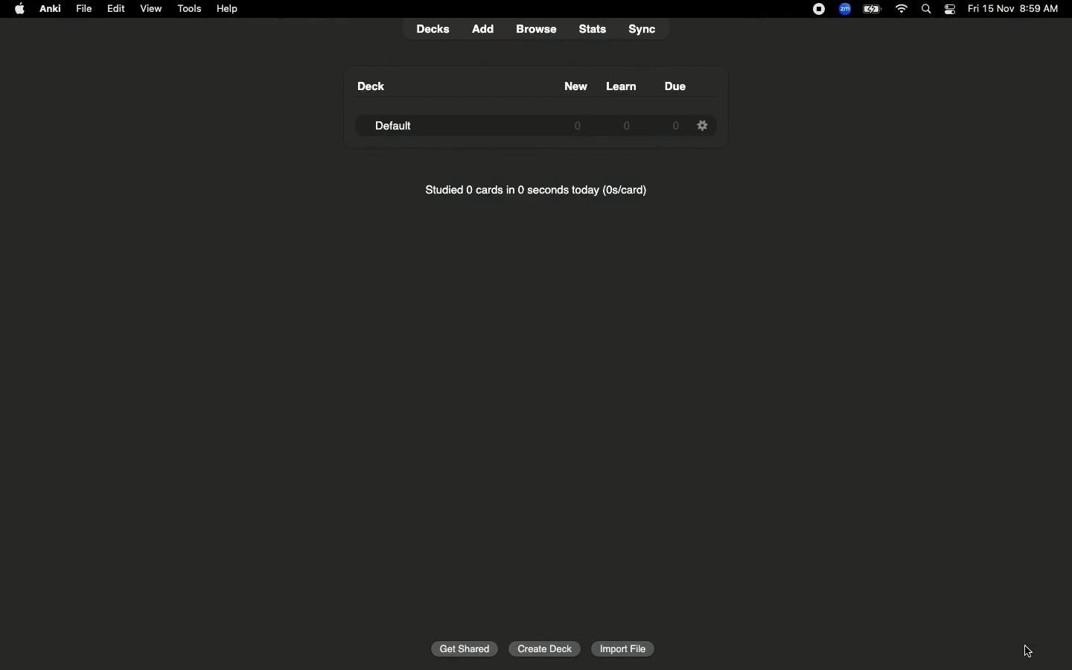 The width and height of the screenshot is (1072, 670). Describe the element at coordinates (466, 648) in the screenshot. I see `Get shared` at that location.